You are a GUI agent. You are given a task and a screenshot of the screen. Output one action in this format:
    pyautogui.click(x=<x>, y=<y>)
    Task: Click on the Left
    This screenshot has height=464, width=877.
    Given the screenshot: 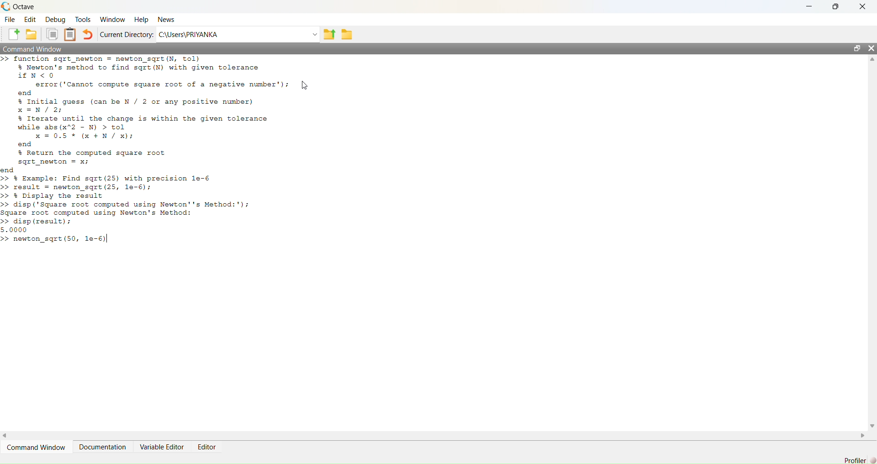 What is the action you would take?
    pyautogui.click(x=8, y=433)
    